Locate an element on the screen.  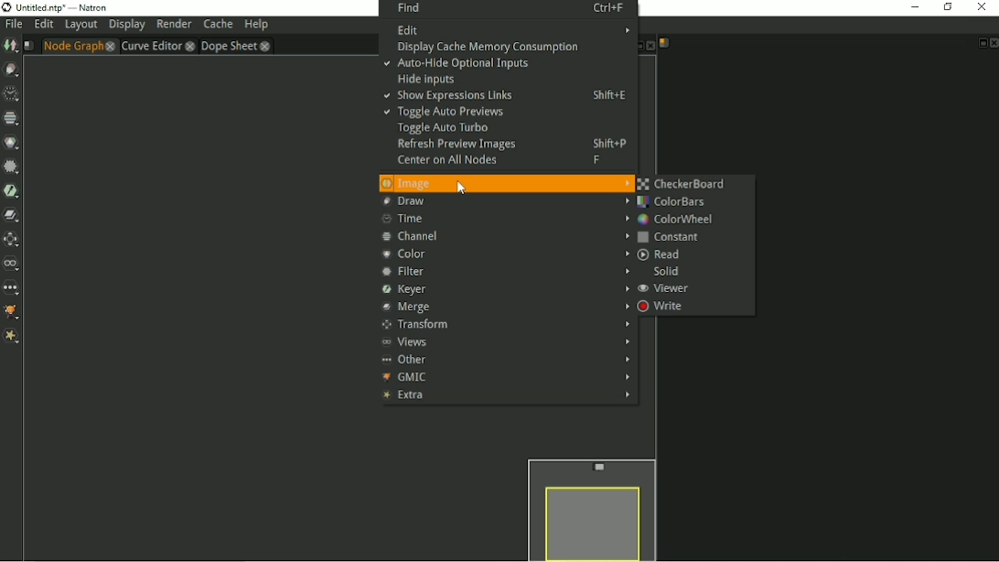
Close is located at coordinates (650, 47).